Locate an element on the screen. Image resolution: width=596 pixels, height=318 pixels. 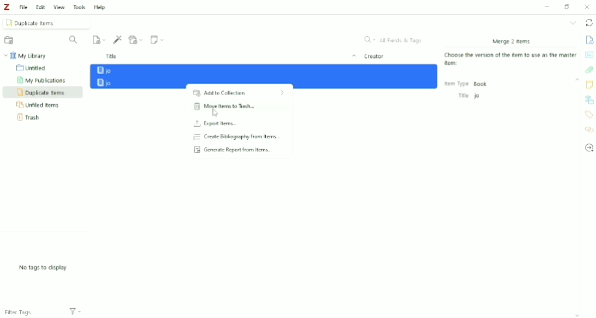
Close is located at coordinates (587, 7).